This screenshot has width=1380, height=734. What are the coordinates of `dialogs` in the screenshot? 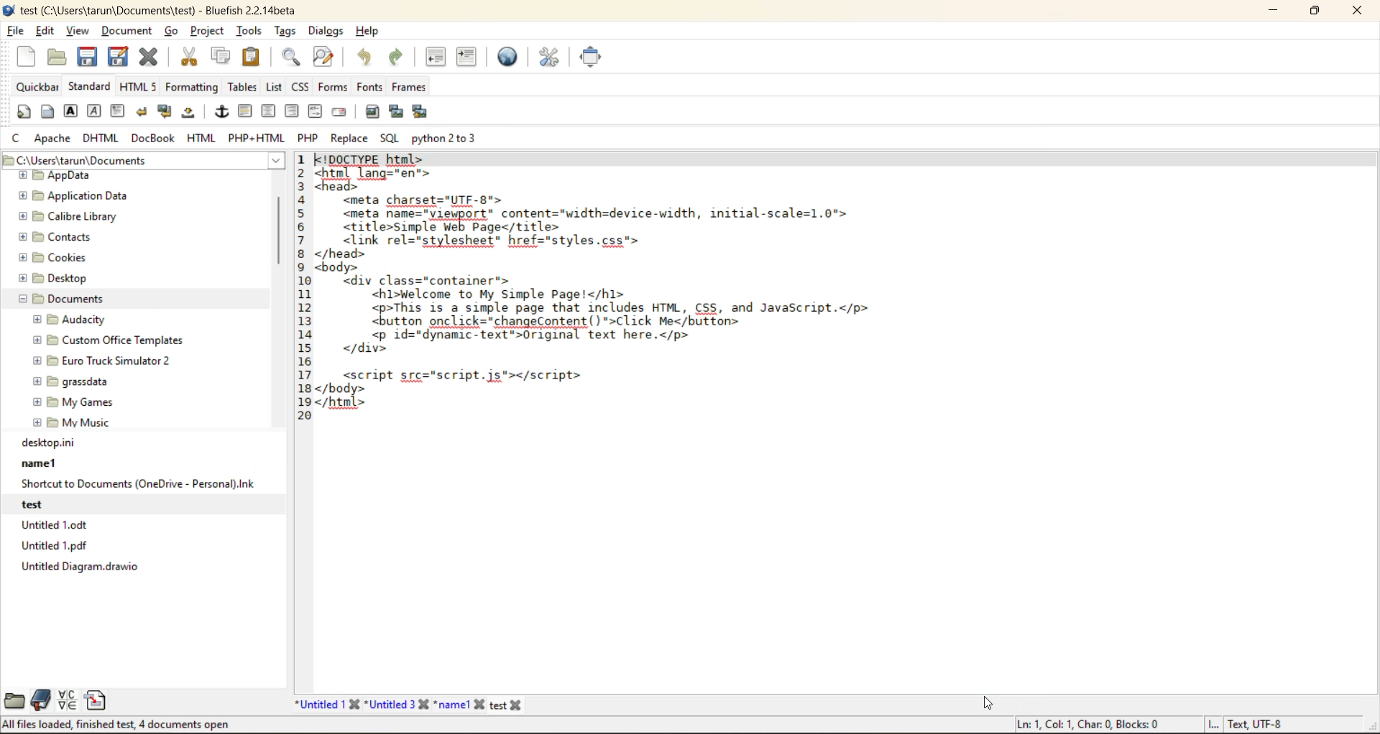 It's located at (323, 32).